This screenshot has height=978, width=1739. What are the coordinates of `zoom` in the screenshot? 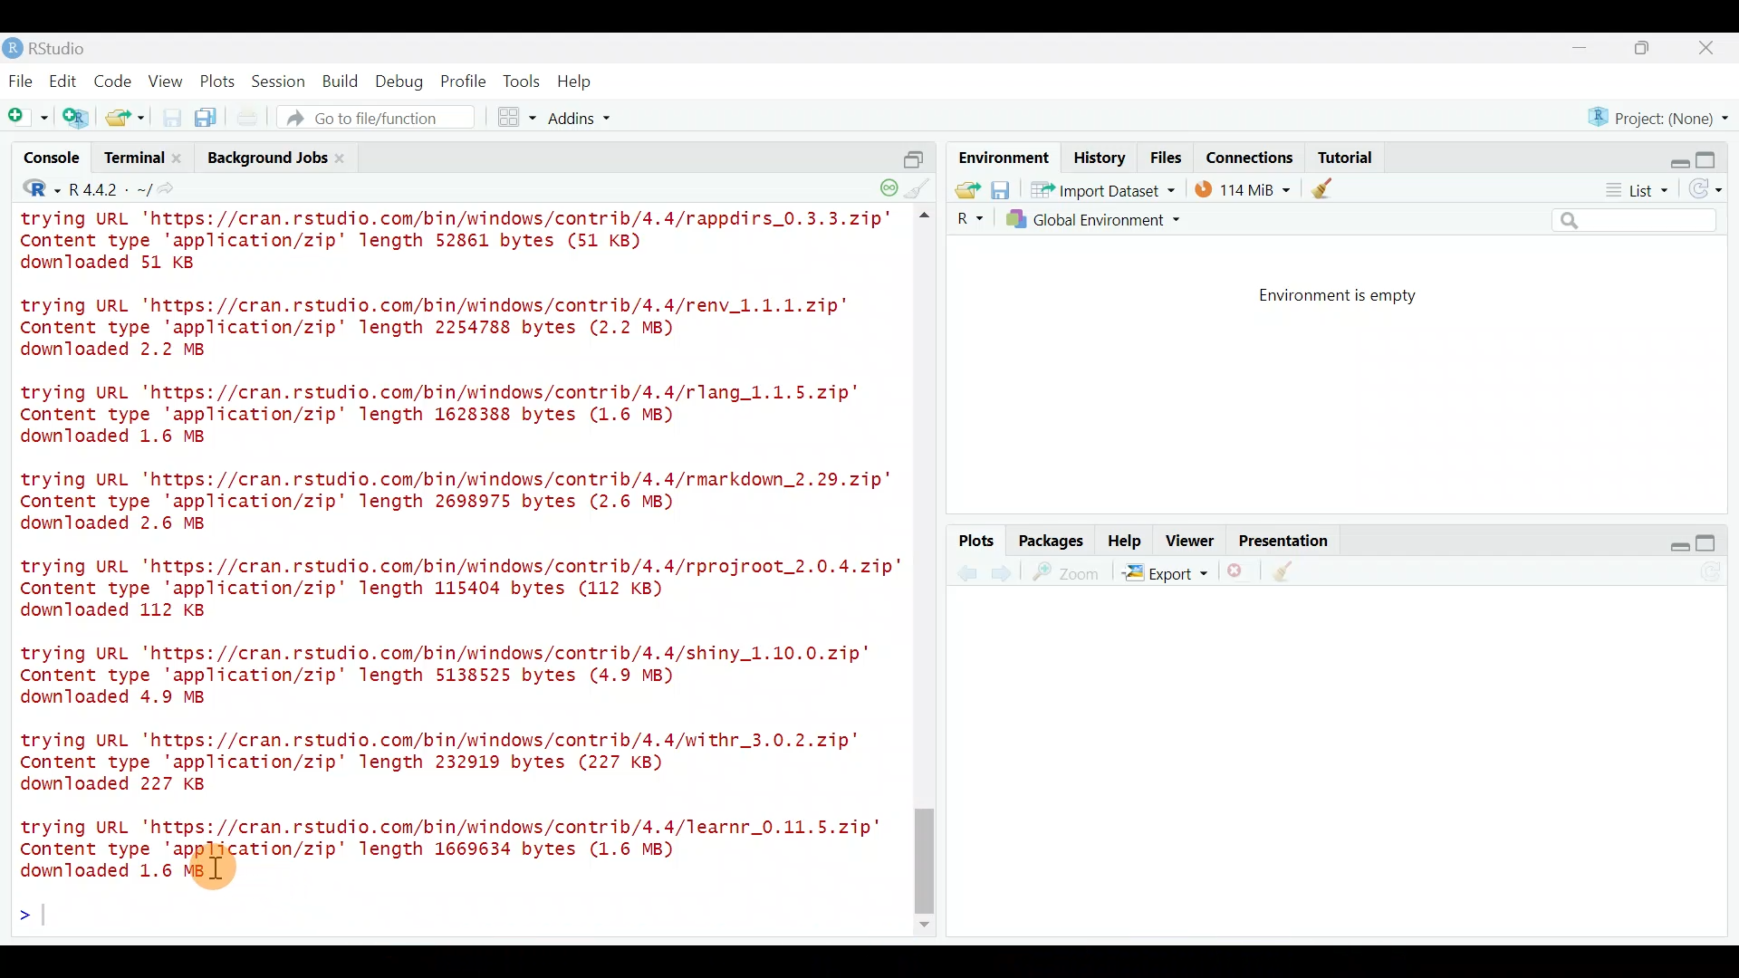 It's located at (1070, 573).